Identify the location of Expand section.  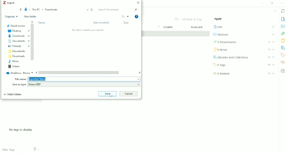
(273, 57).